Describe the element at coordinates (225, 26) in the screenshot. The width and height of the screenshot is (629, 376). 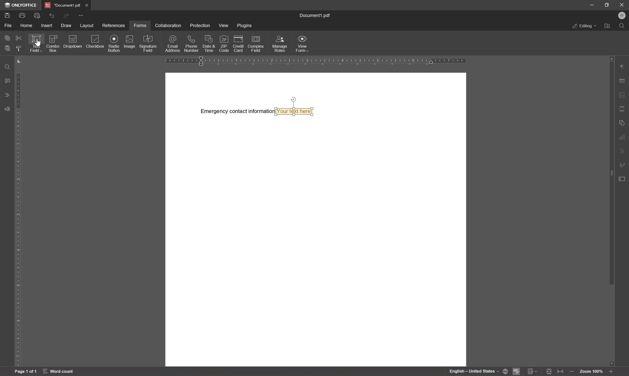
I see `view` at that location.